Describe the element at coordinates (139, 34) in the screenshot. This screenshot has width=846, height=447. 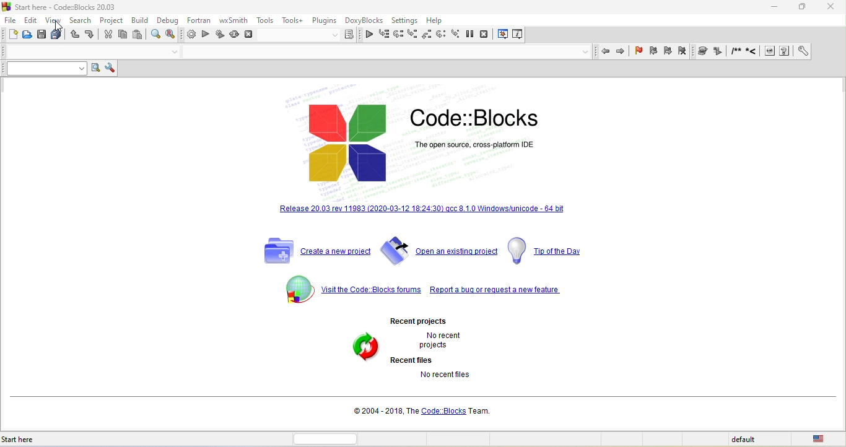
I see `paste` at that location.